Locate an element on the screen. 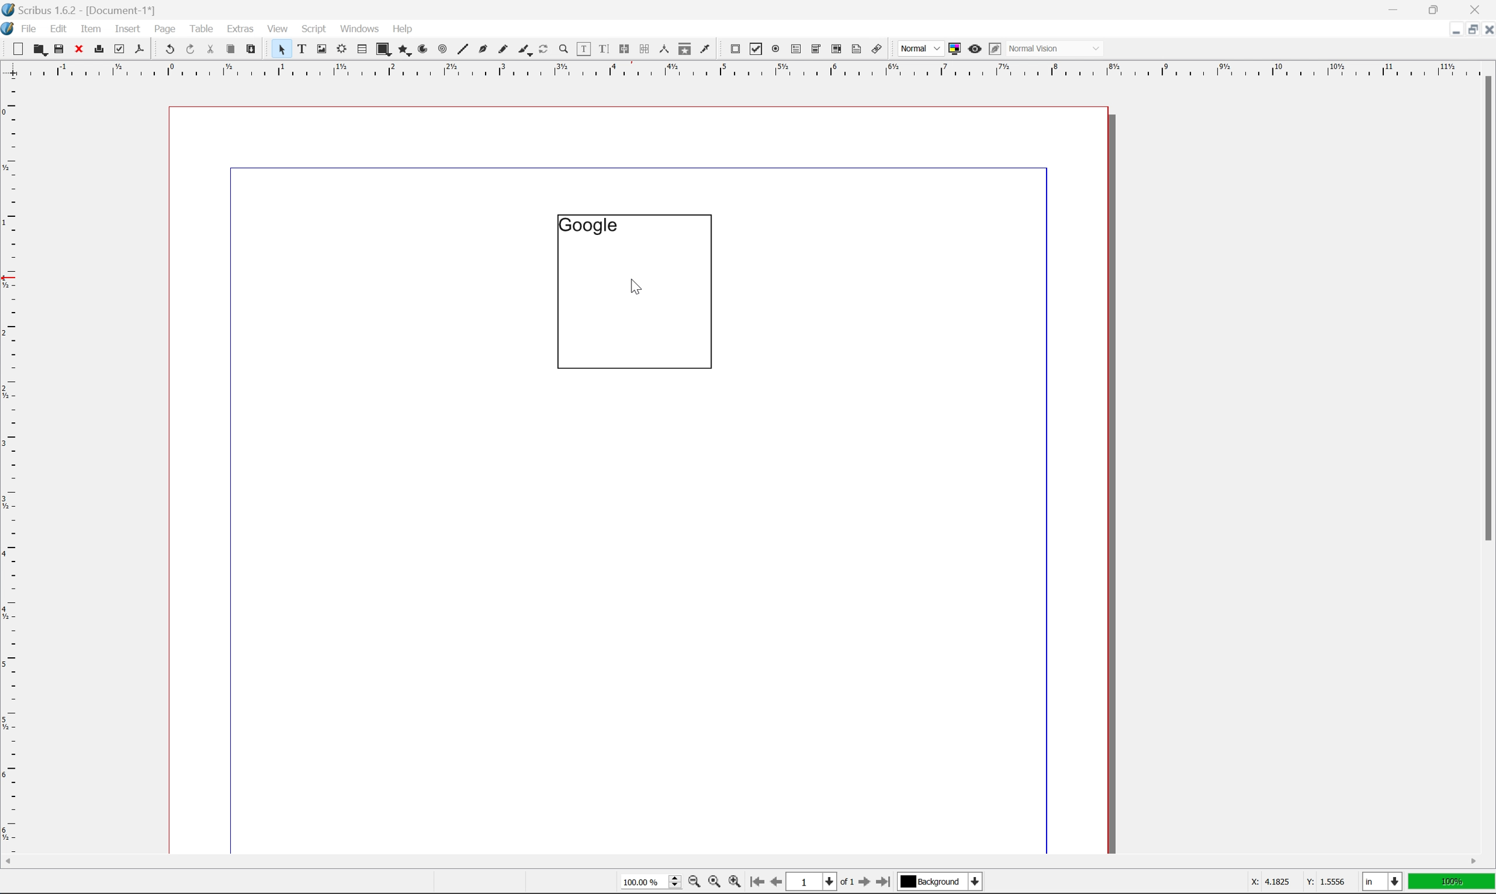  text frame is located at coordinates (302, 48).